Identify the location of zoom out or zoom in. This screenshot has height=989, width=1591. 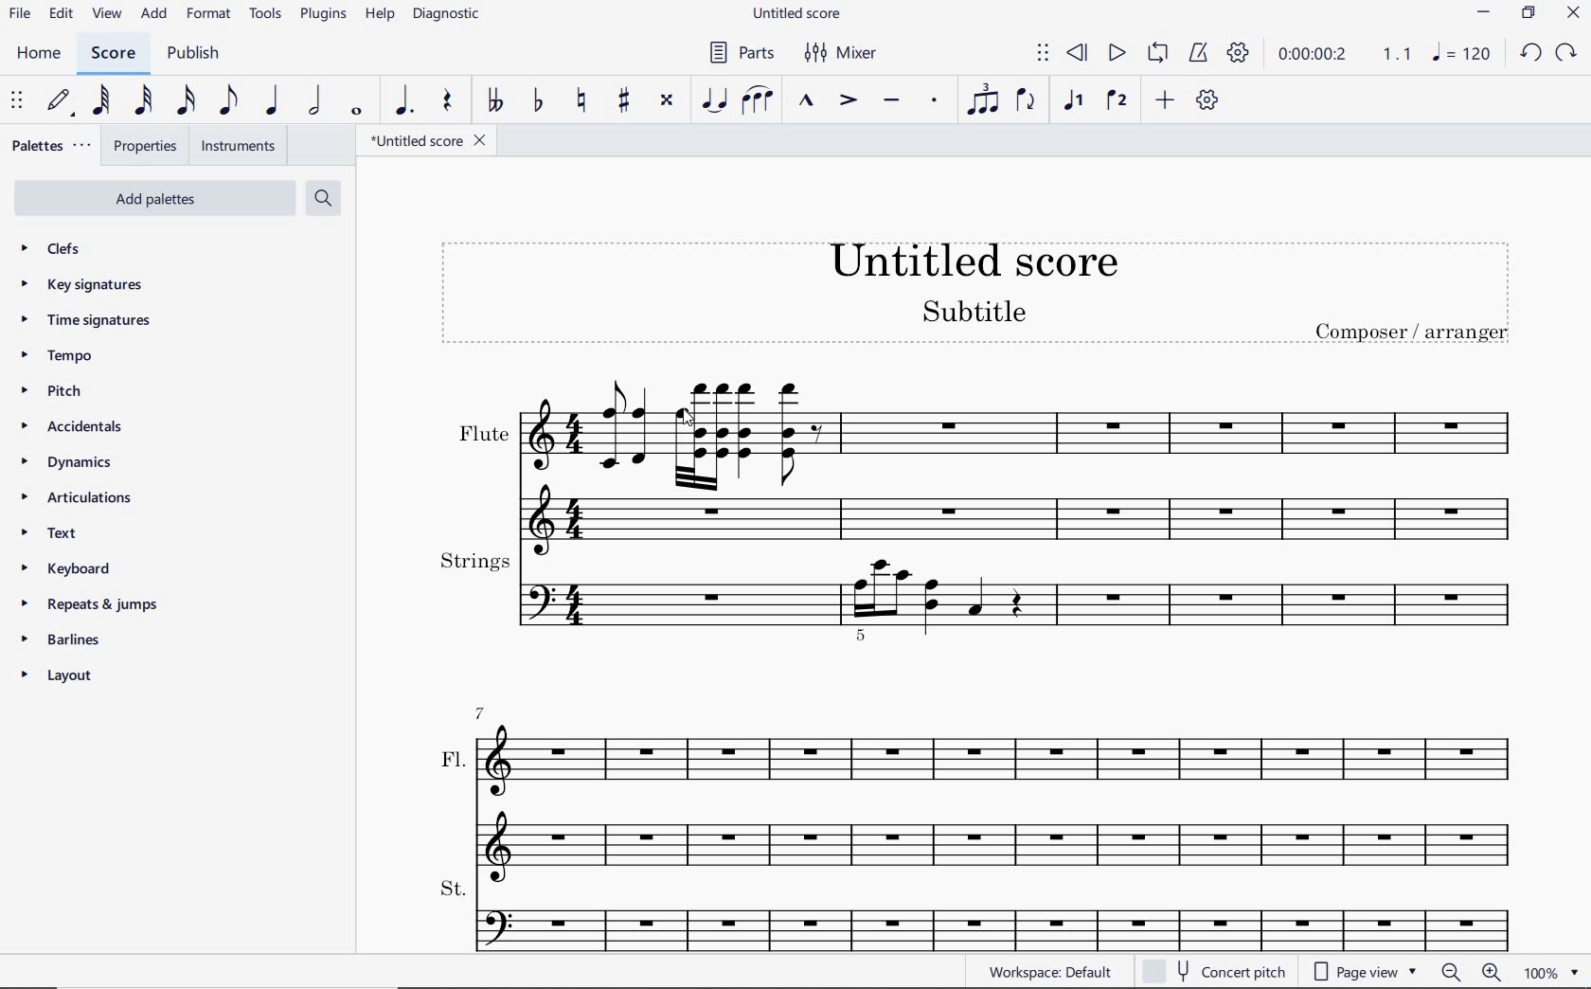
(1471, 973).